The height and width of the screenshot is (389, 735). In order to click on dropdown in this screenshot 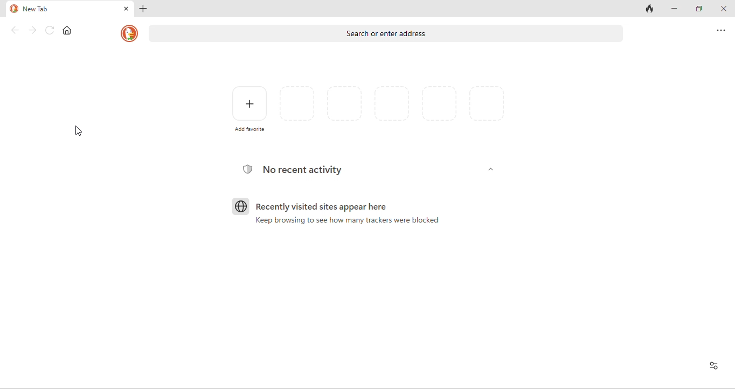, I will do `click(490, 171)`.